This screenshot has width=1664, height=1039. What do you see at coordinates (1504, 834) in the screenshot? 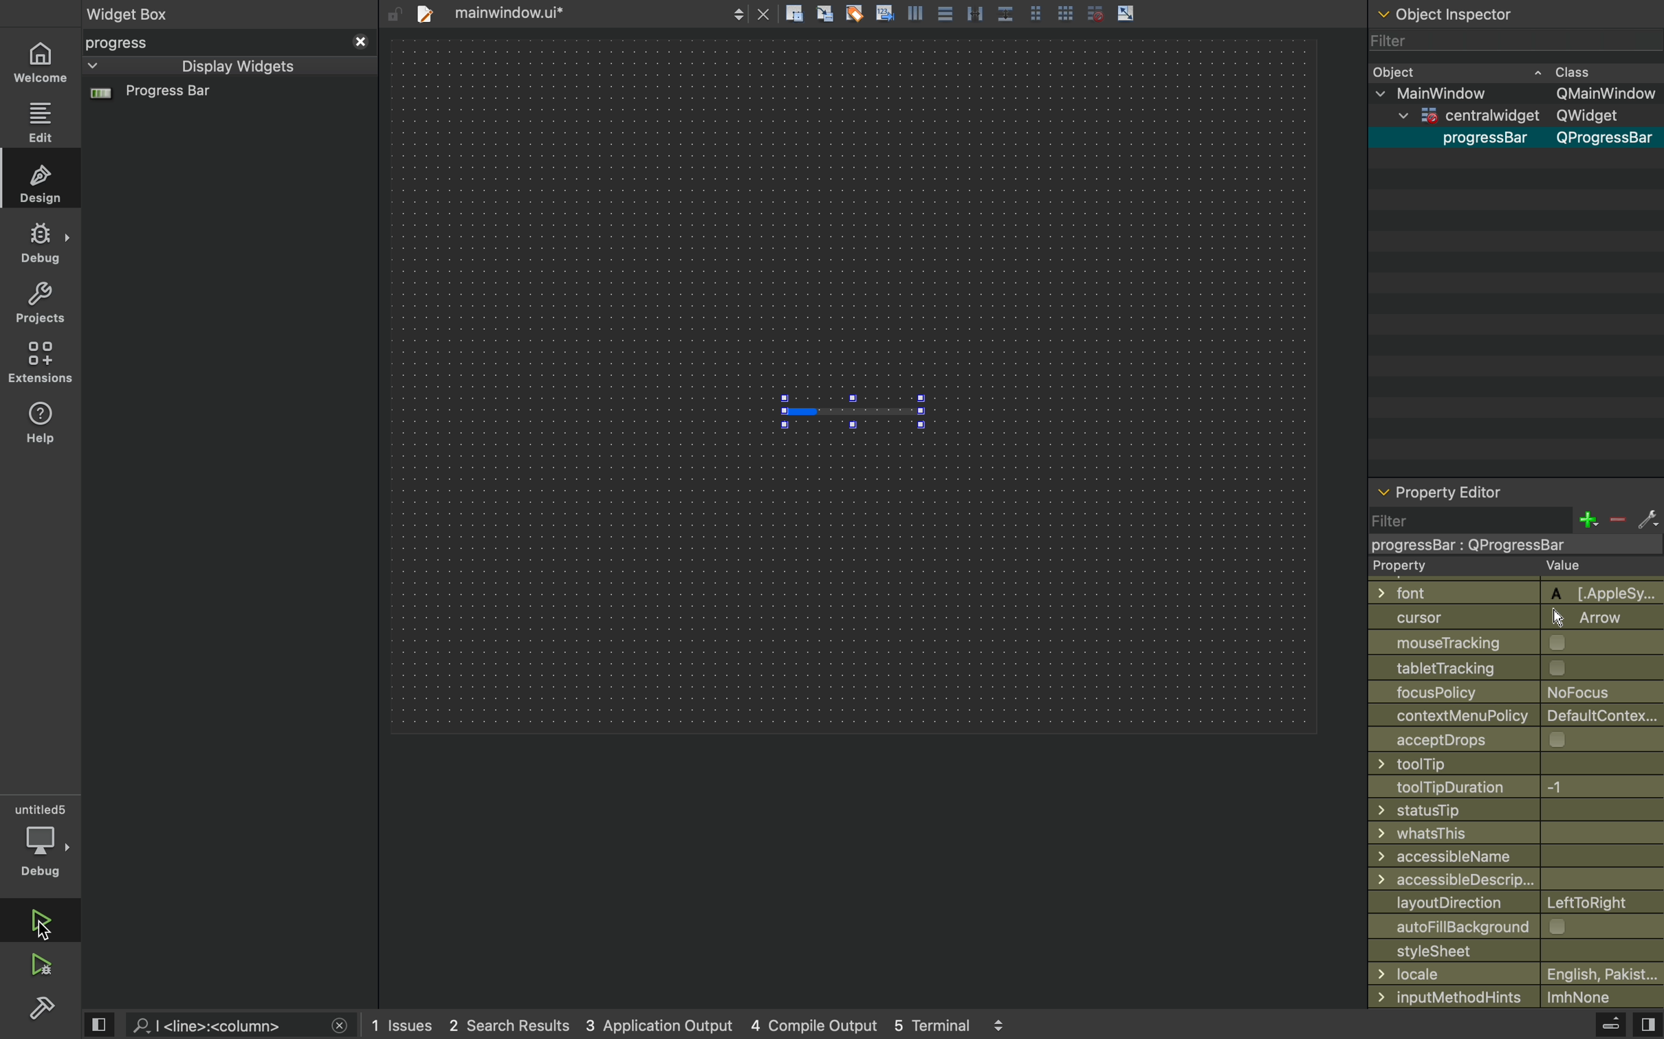
I see `whatisthis` at bounding box center [1504, 834].